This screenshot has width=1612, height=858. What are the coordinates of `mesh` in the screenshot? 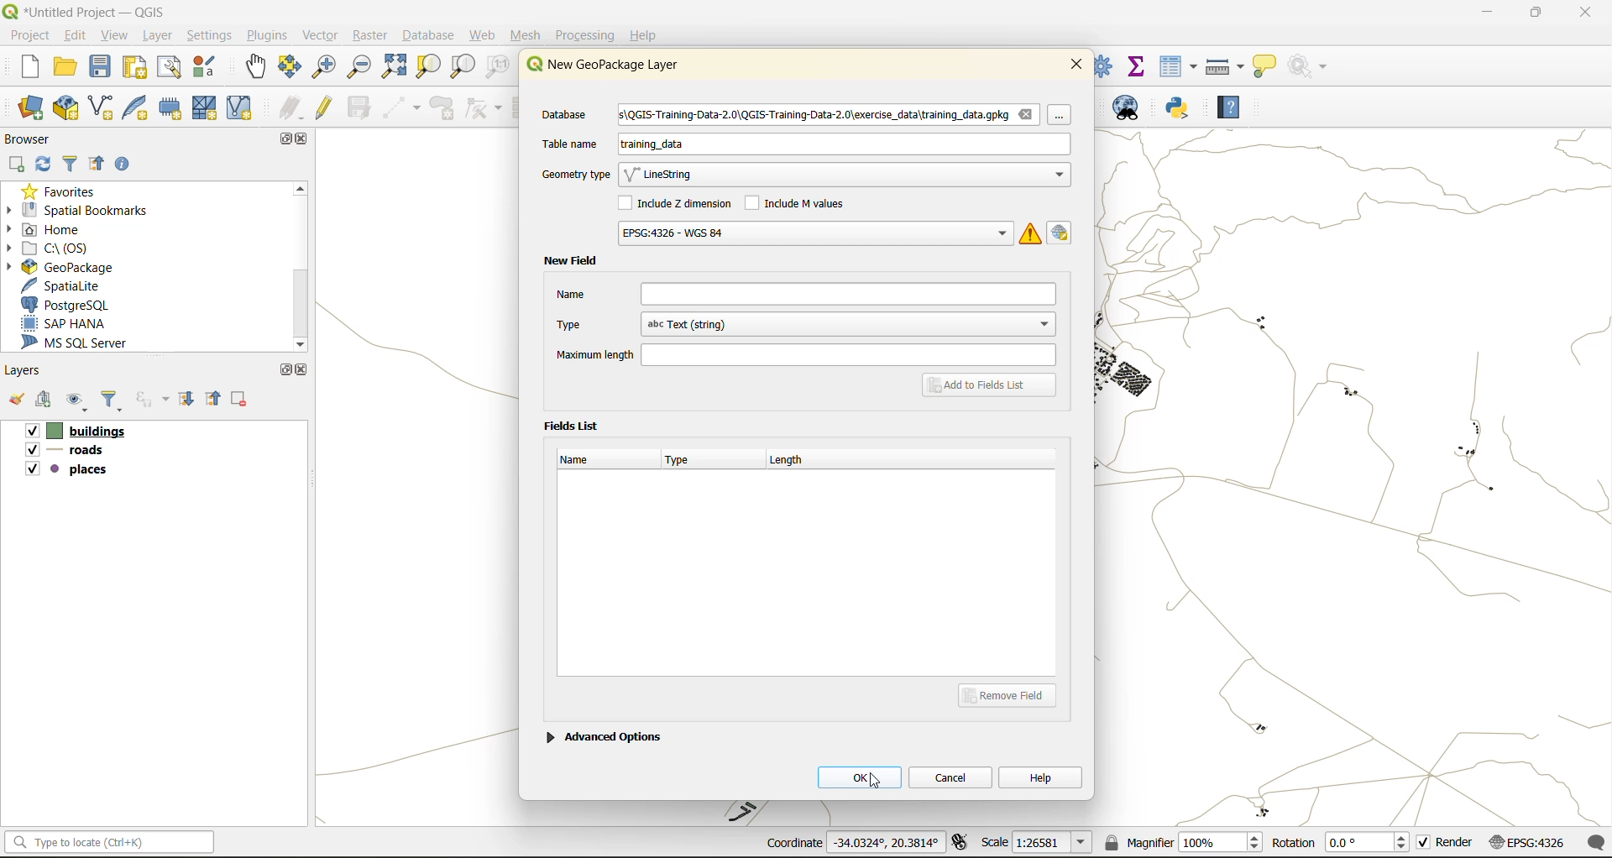 It's located at (527, 35).